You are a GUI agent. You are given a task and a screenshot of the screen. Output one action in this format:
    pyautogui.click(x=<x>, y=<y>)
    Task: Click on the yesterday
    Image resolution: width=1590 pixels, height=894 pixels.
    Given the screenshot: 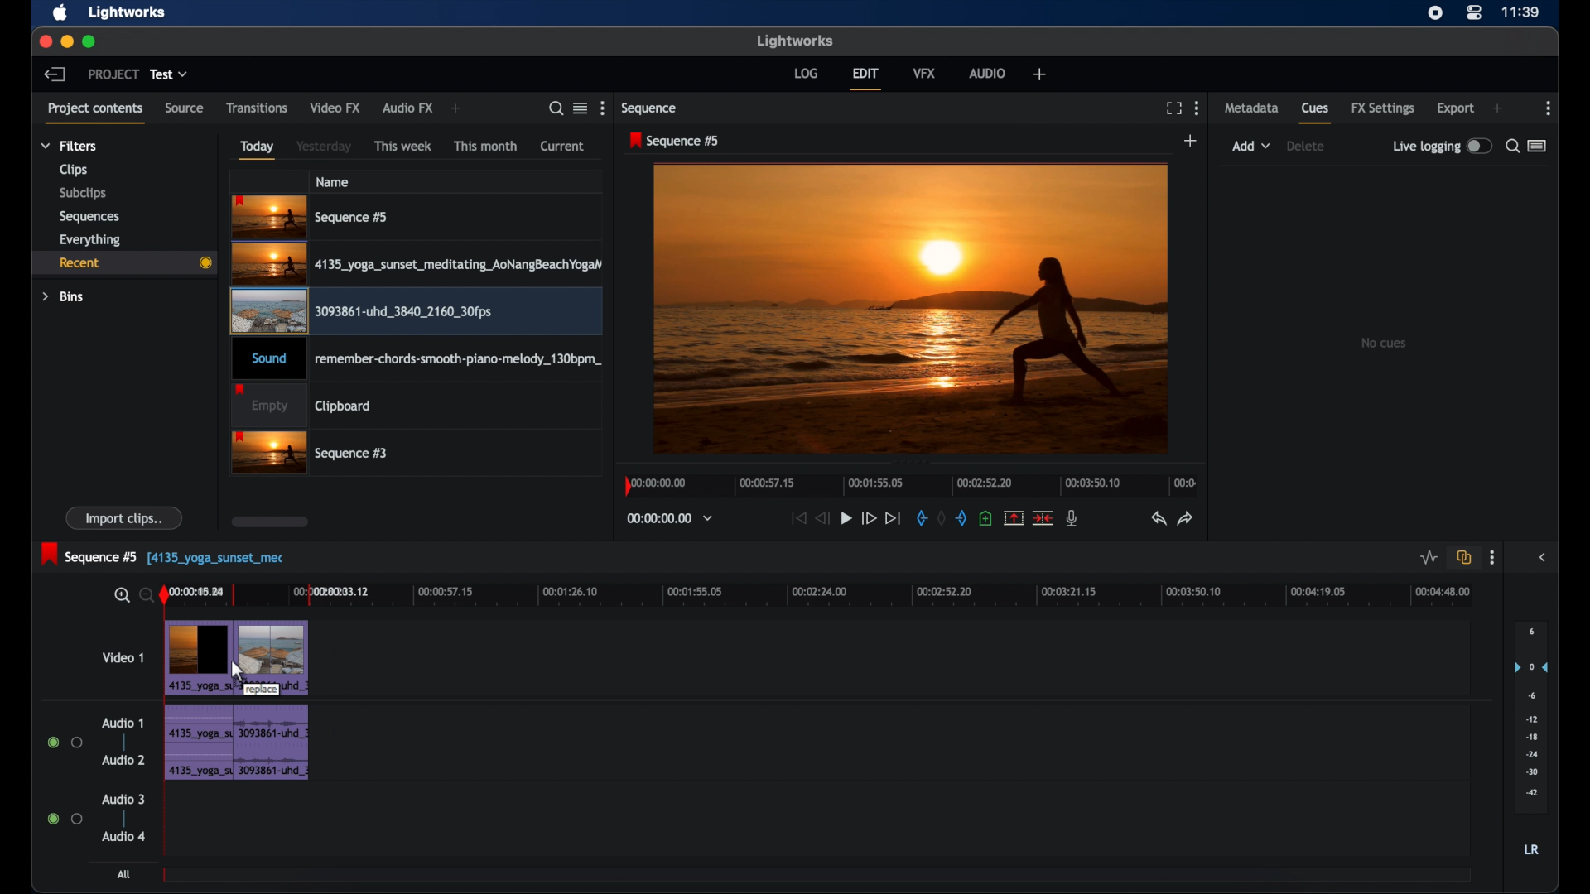 What is the action you would take?
    pyautogui.click(x=323, y=146)
    